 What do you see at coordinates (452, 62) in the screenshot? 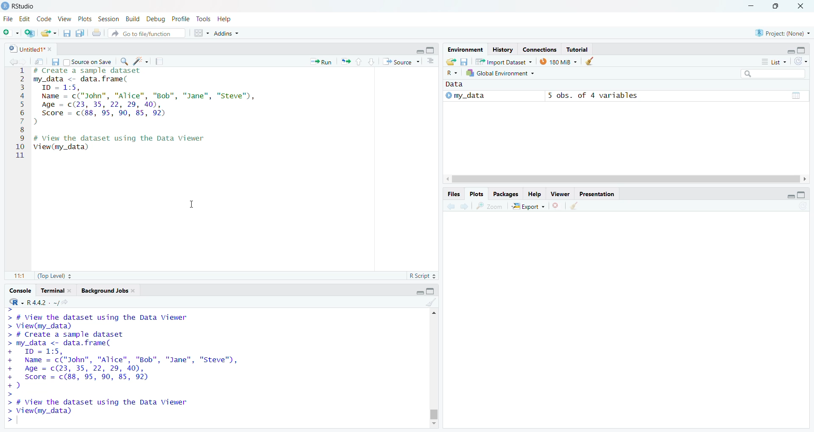
I see `Load workspace` at bounding box center [452, 62].